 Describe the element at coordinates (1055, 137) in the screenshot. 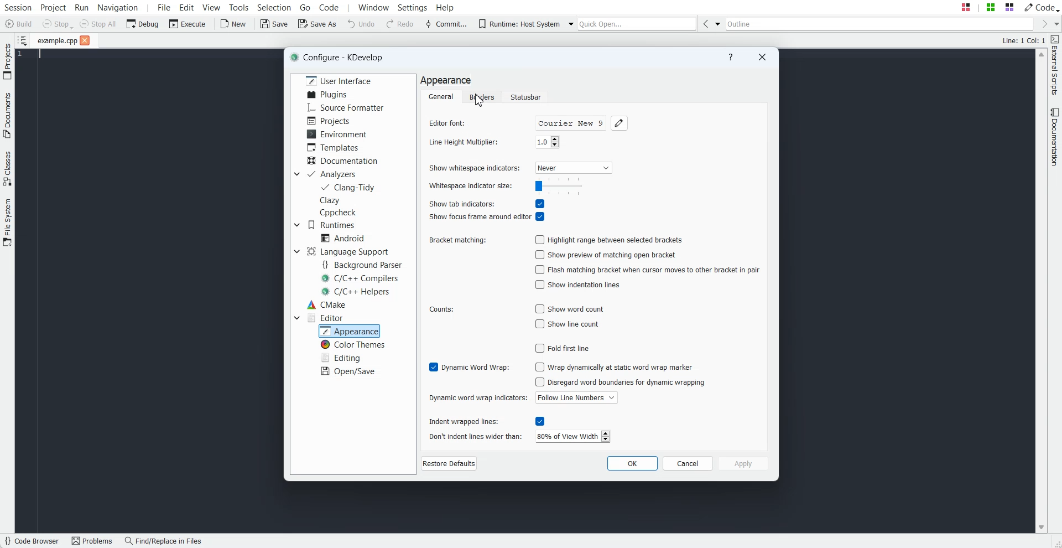

I see `Documentation` at that location.